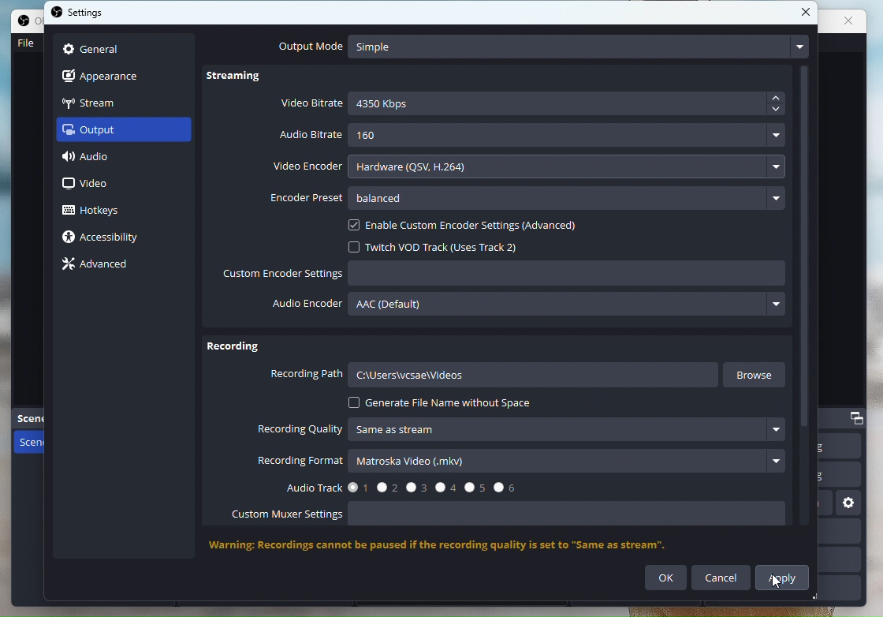 Image resolution: width=883 pixels, height=617 pixels. What do you see at coordinates (233, 349) in the screenshot?
I see `Recording` at bounding box center [233, 349].